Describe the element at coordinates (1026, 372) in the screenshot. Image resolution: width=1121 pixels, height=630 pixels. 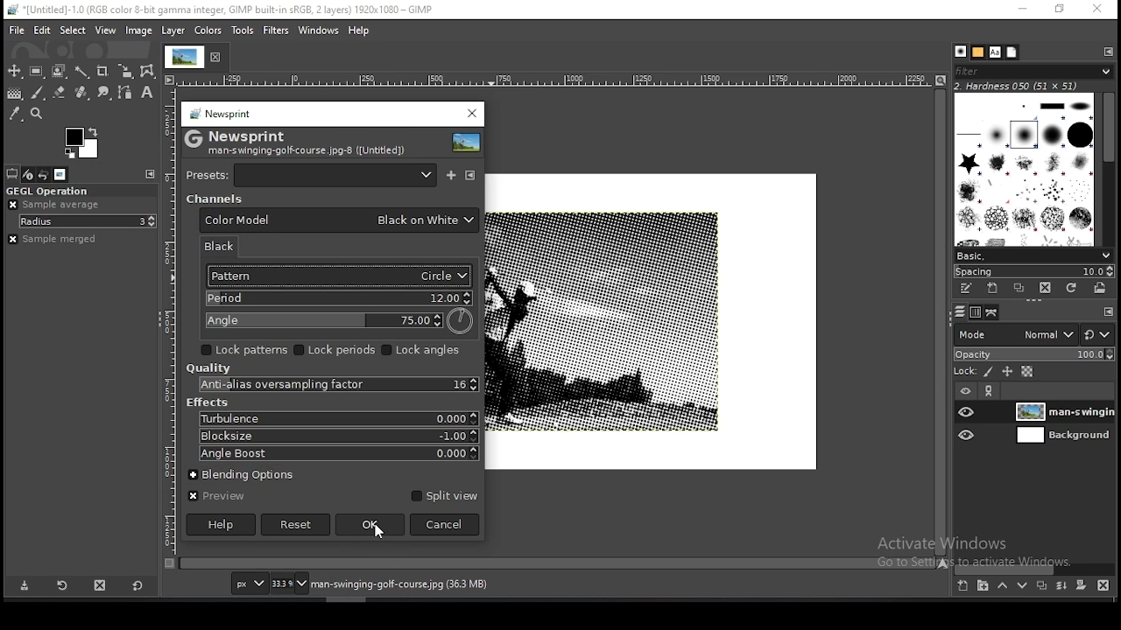
I see `lock alpha channel` at that location.